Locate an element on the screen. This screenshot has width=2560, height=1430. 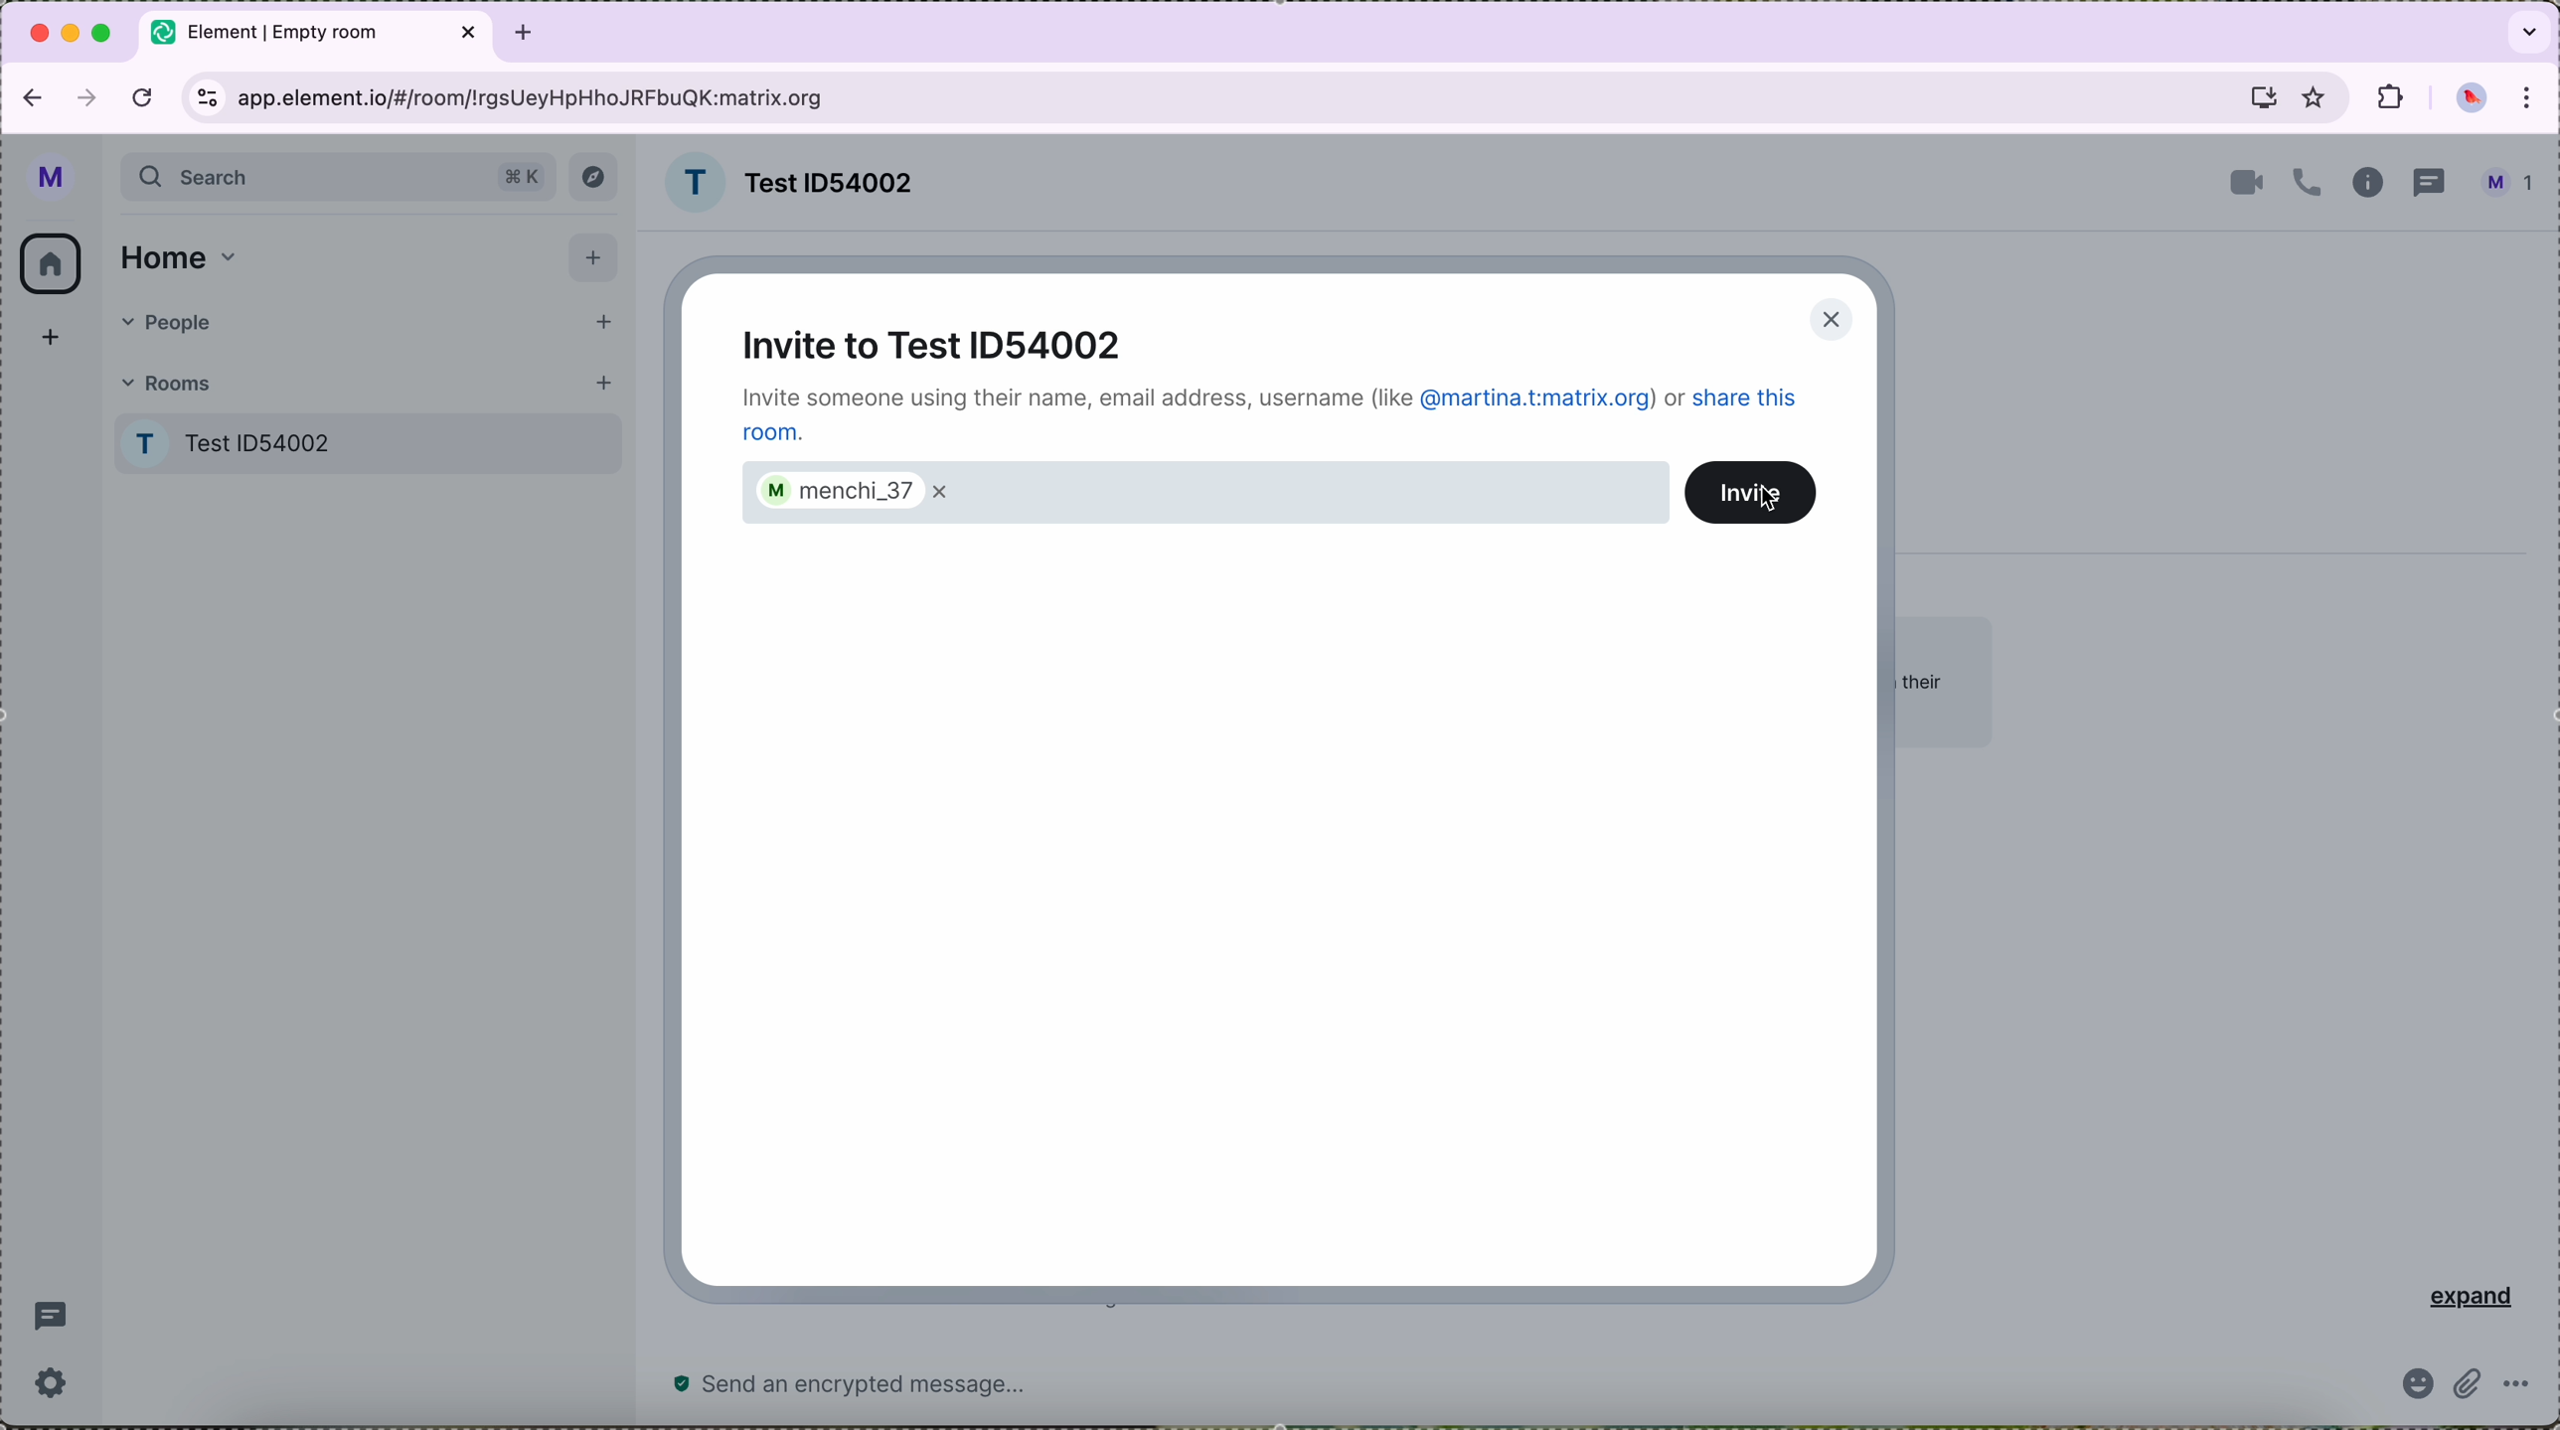
expand is located at coordinates (2464, 1295).